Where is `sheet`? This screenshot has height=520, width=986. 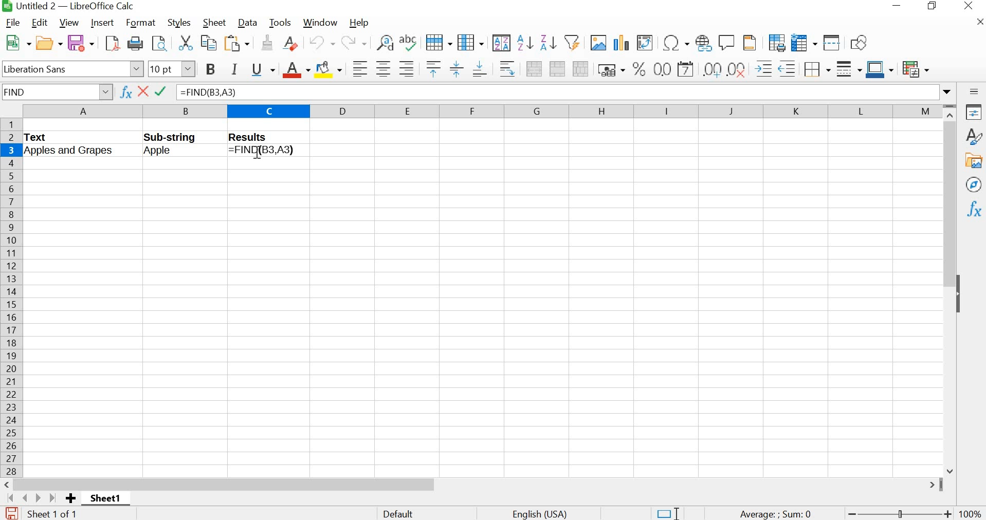
sheet is located at coordinates (213, 23).